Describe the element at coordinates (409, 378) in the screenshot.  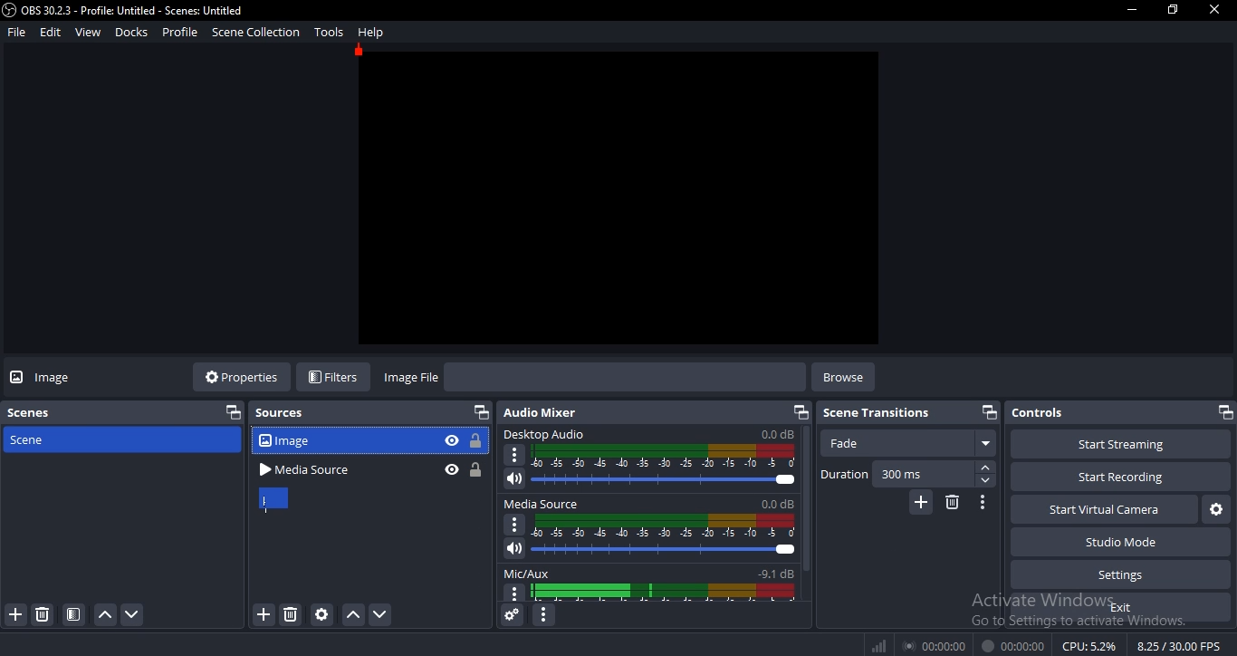
I see `image file` at that location.